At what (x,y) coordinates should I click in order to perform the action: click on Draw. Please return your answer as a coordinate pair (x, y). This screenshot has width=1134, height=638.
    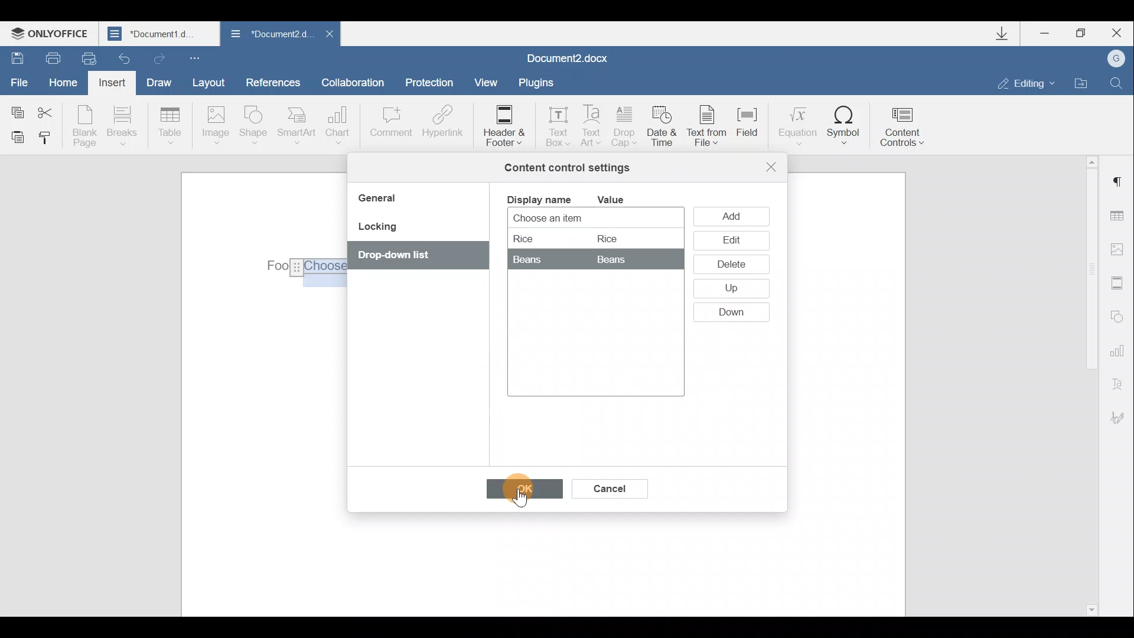
    Looking at the image, I should click on (157, 81).